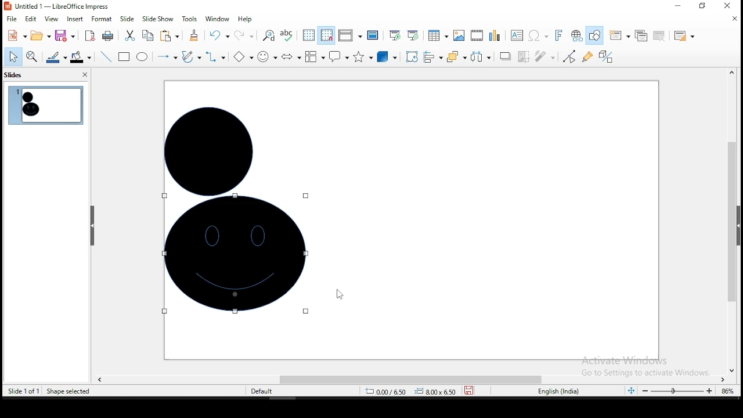  I want to click on export as PDF, so click(89, 36).